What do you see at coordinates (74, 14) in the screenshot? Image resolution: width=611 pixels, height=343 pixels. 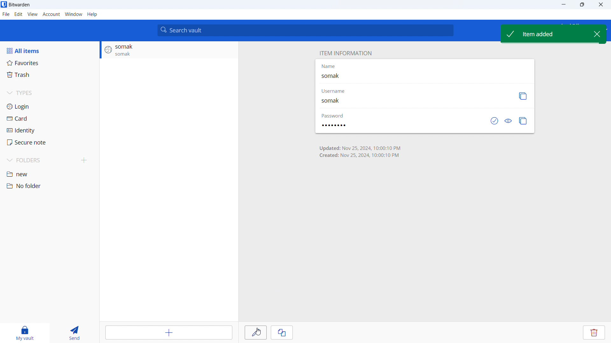 I see `window` at bounding box center [74, 14].